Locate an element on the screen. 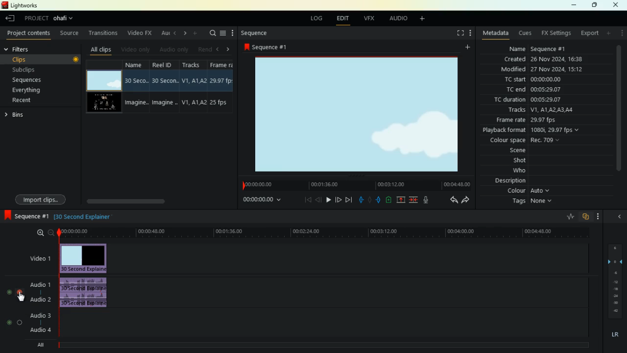  audio clip added to timeline is located at coordinates (84, 291).